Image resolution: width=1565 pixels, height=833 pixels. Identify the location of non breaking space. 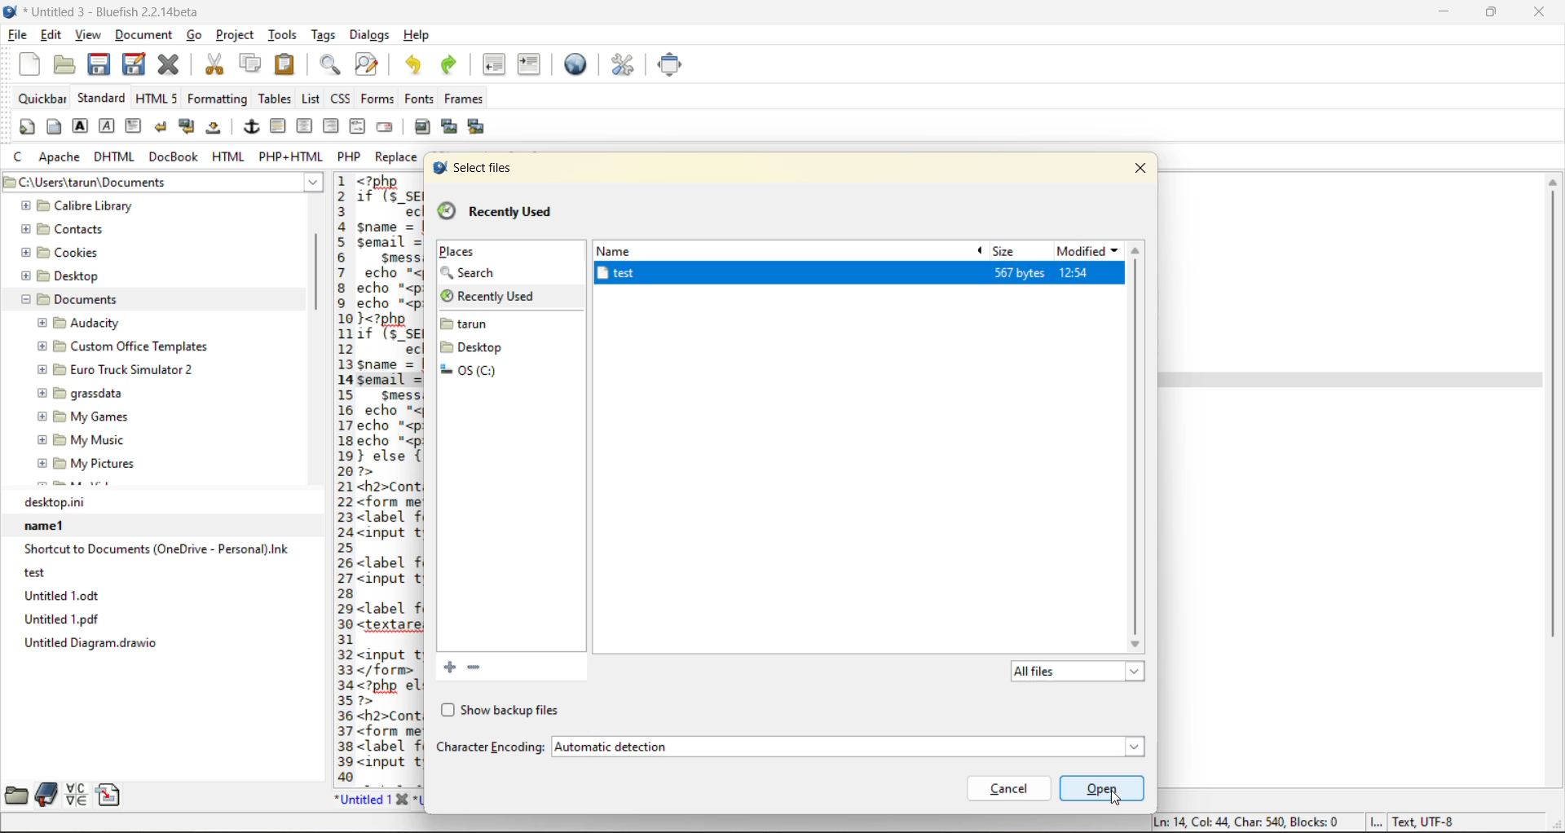
(216, 131).